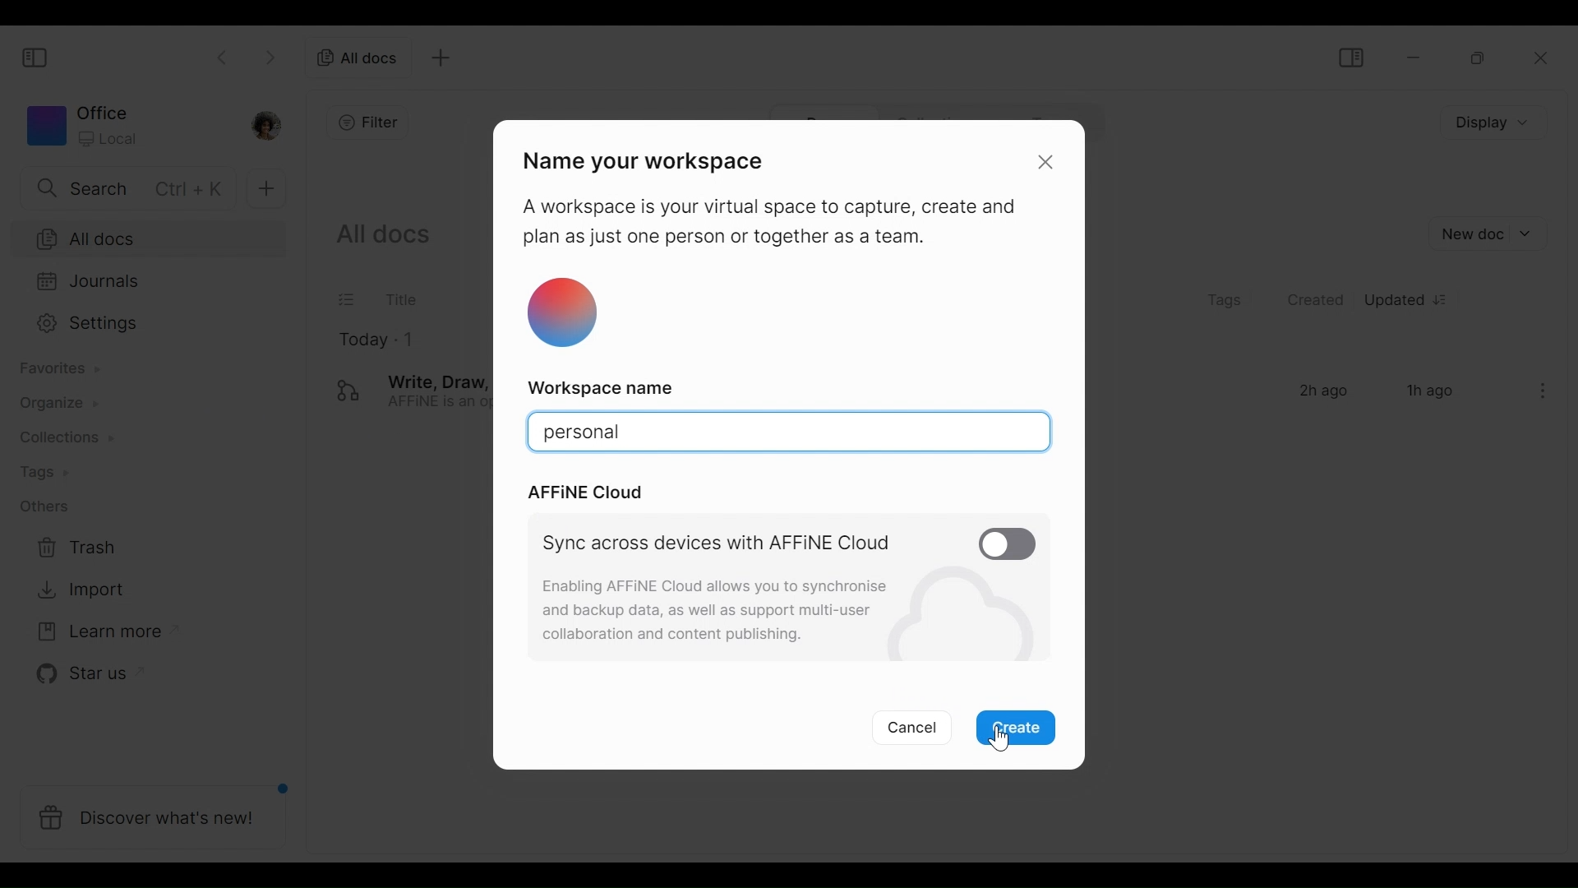 Image resolution: width=1578 pixels, height=888 pixels. I want to click on Add new, so click(265, 190).